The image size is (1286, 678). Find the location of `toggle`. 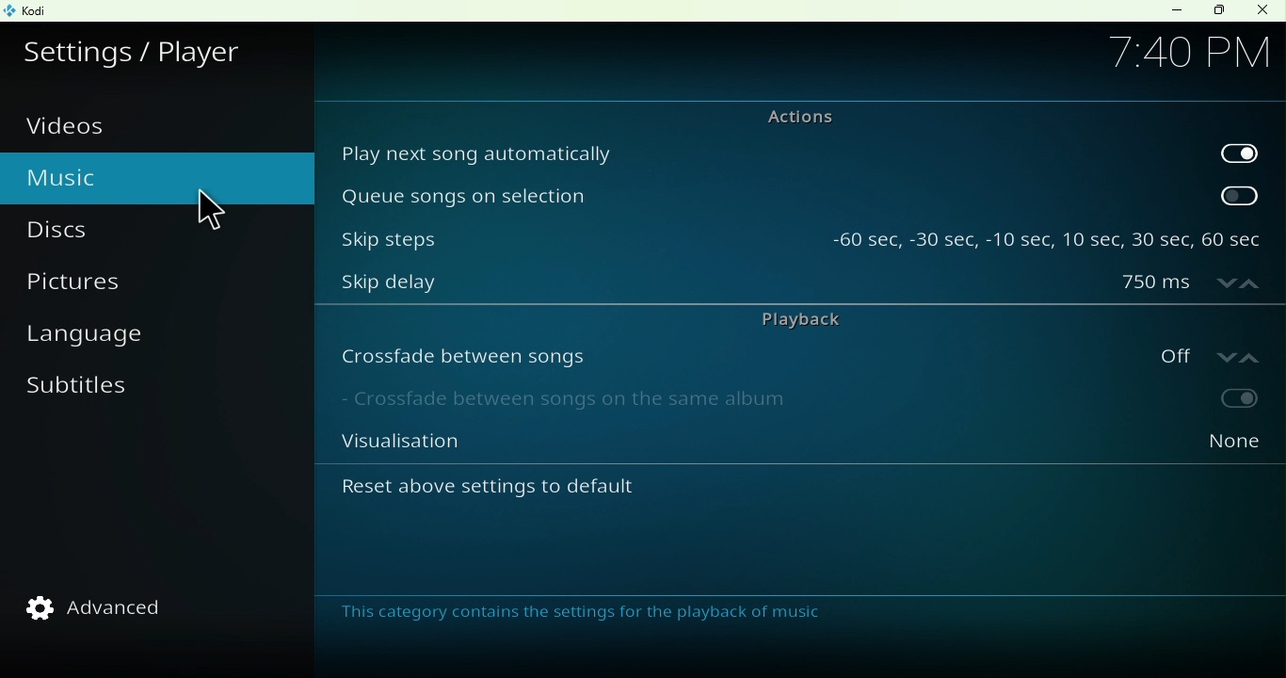

toggle is located at coordinates (1239, 151).